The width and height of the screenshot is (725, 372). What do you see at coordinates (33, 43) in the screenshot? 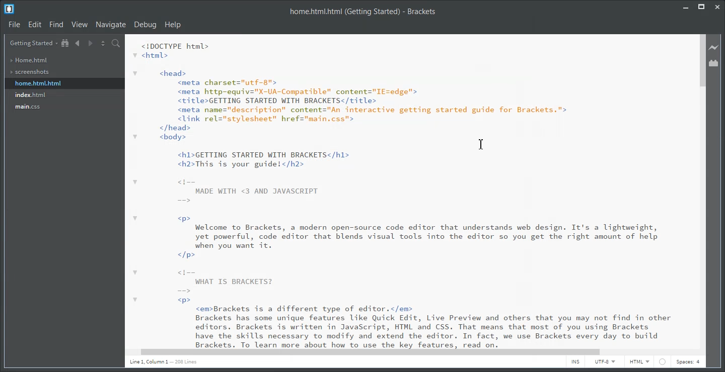
I see `Getting Started` at bounding box center [33, 43].